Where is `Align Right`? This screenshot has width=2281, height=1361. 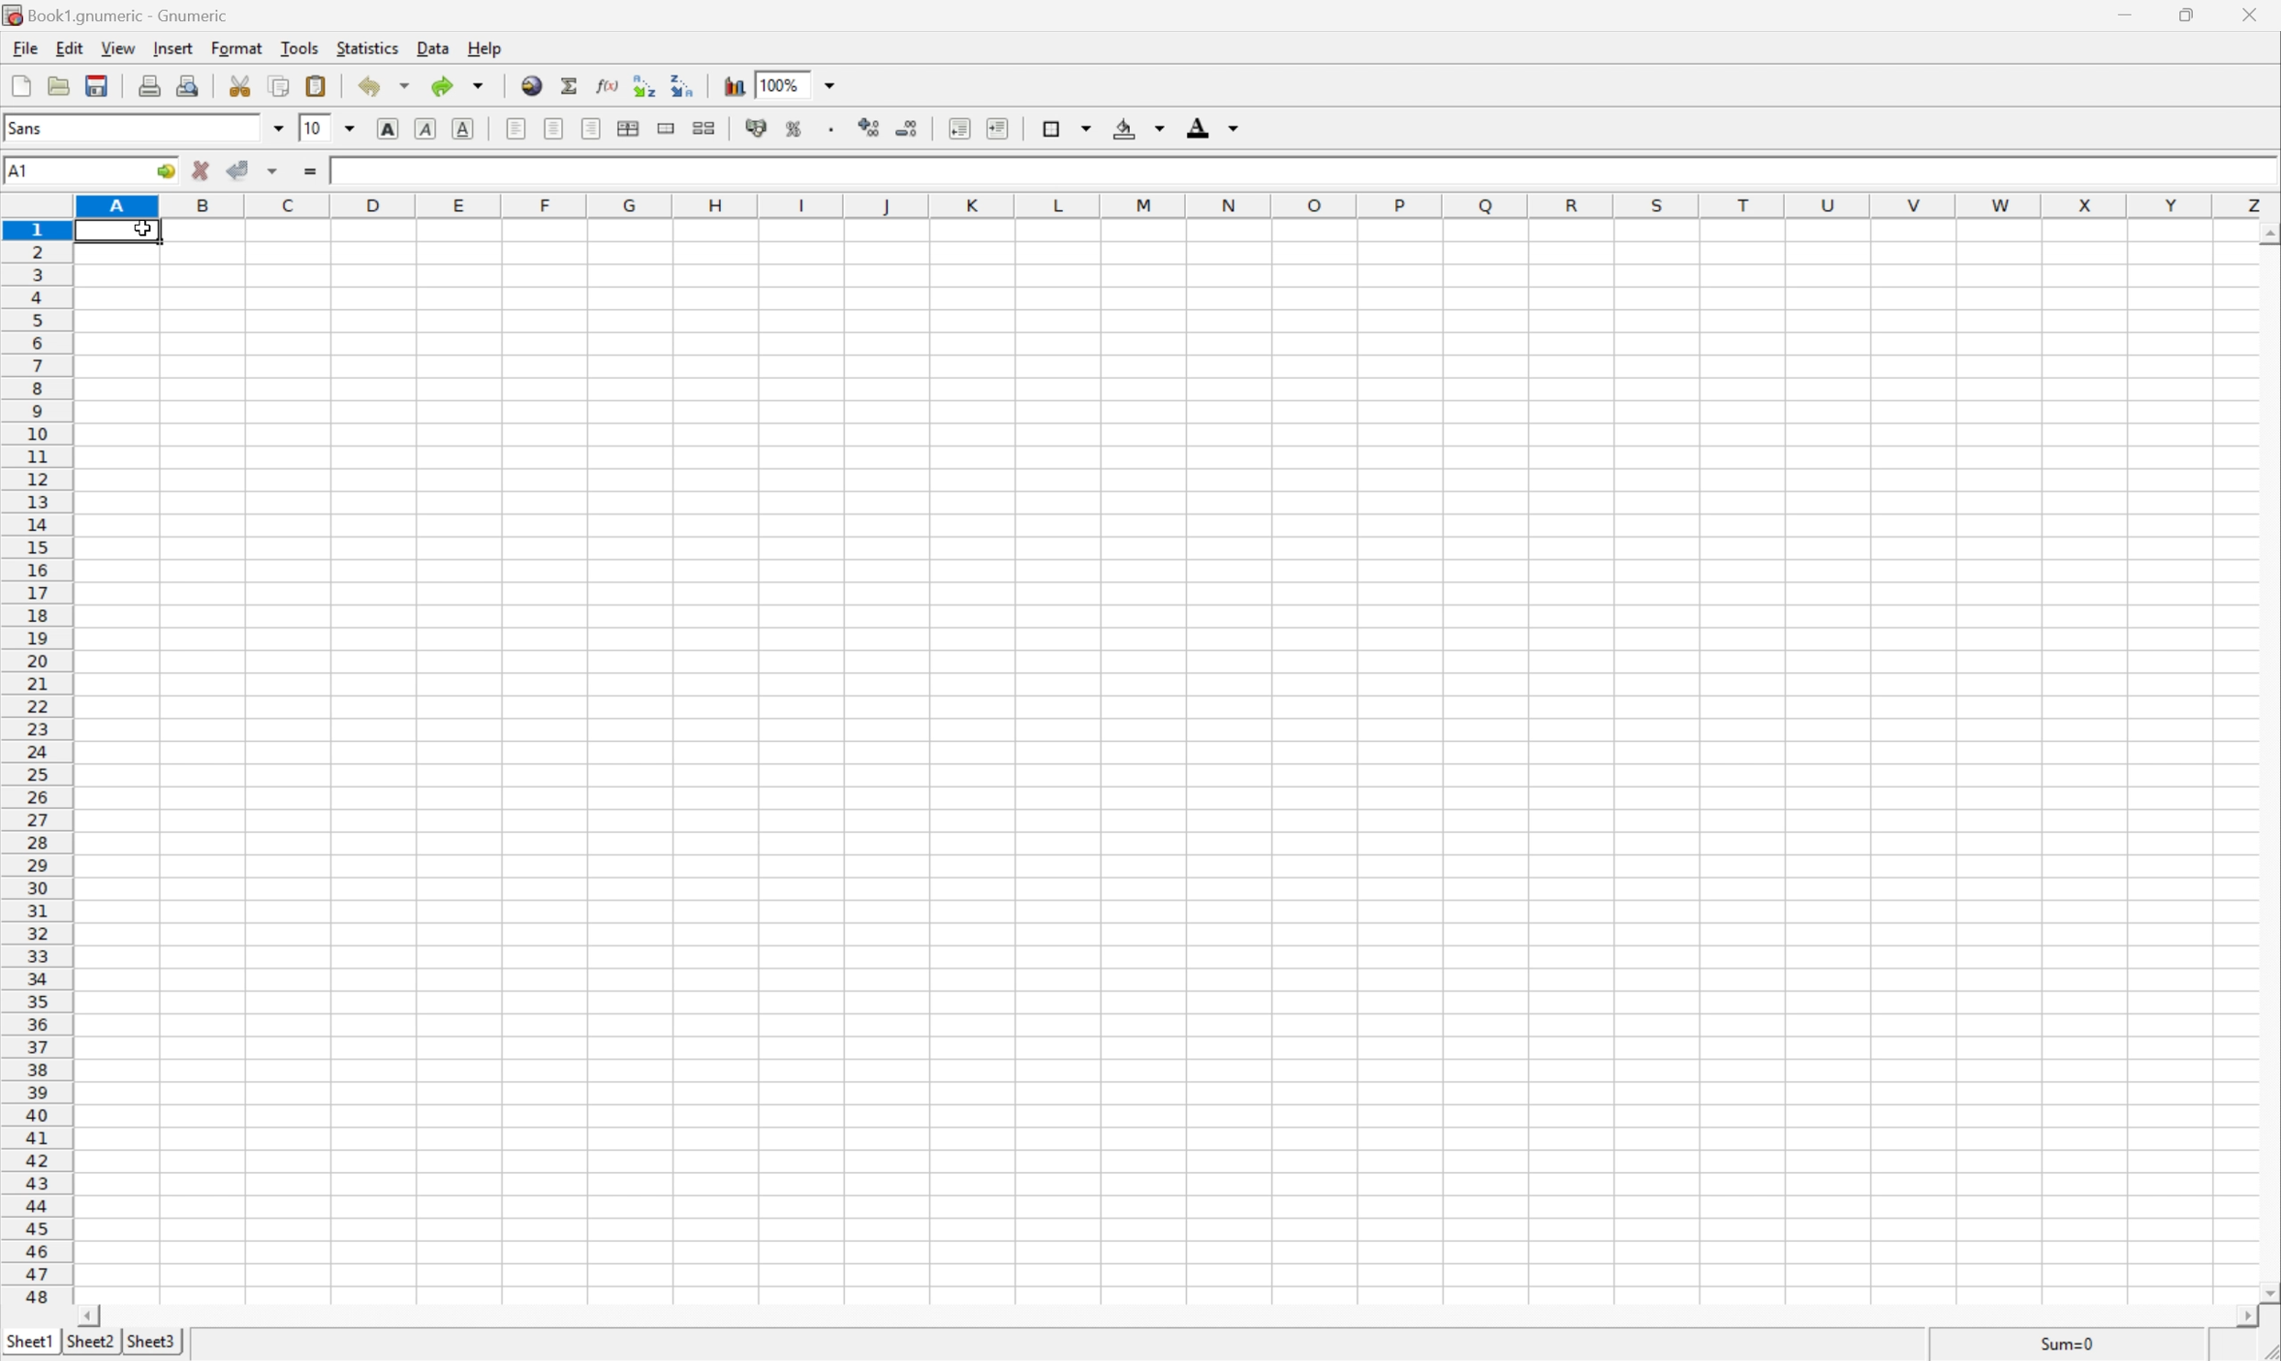 Align Right is located at coordinates (593, 127).